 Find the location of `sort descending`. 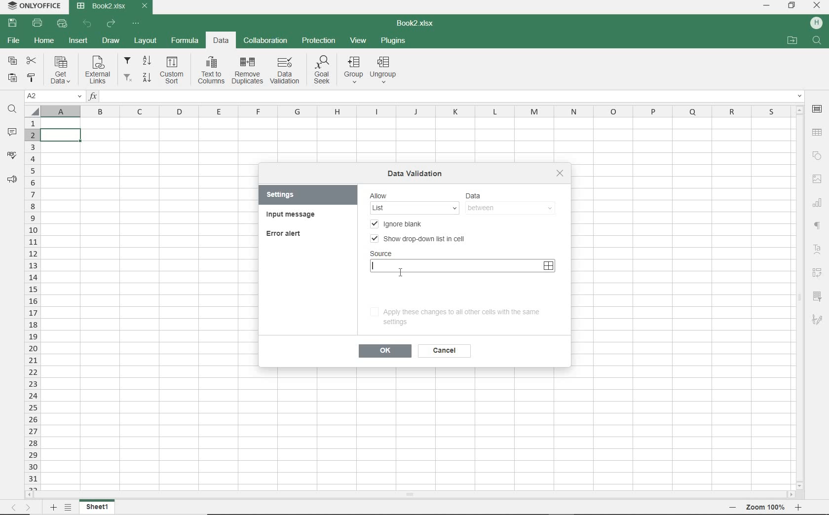

sort descending is located at coordinates (147, 79).